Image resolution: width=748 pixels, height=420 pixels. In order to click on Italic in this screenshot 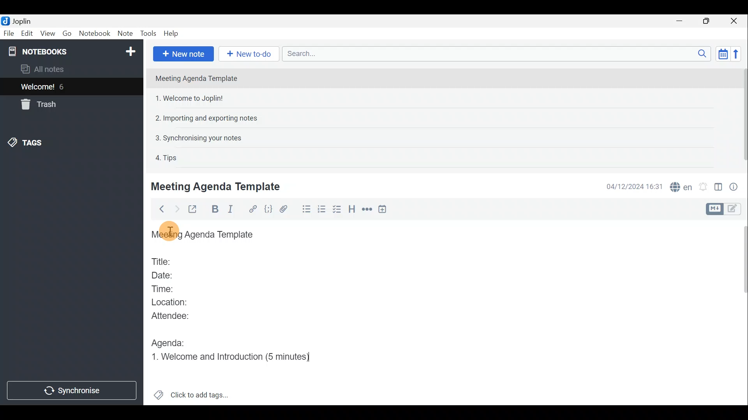, I will do `click(234, 210)`.